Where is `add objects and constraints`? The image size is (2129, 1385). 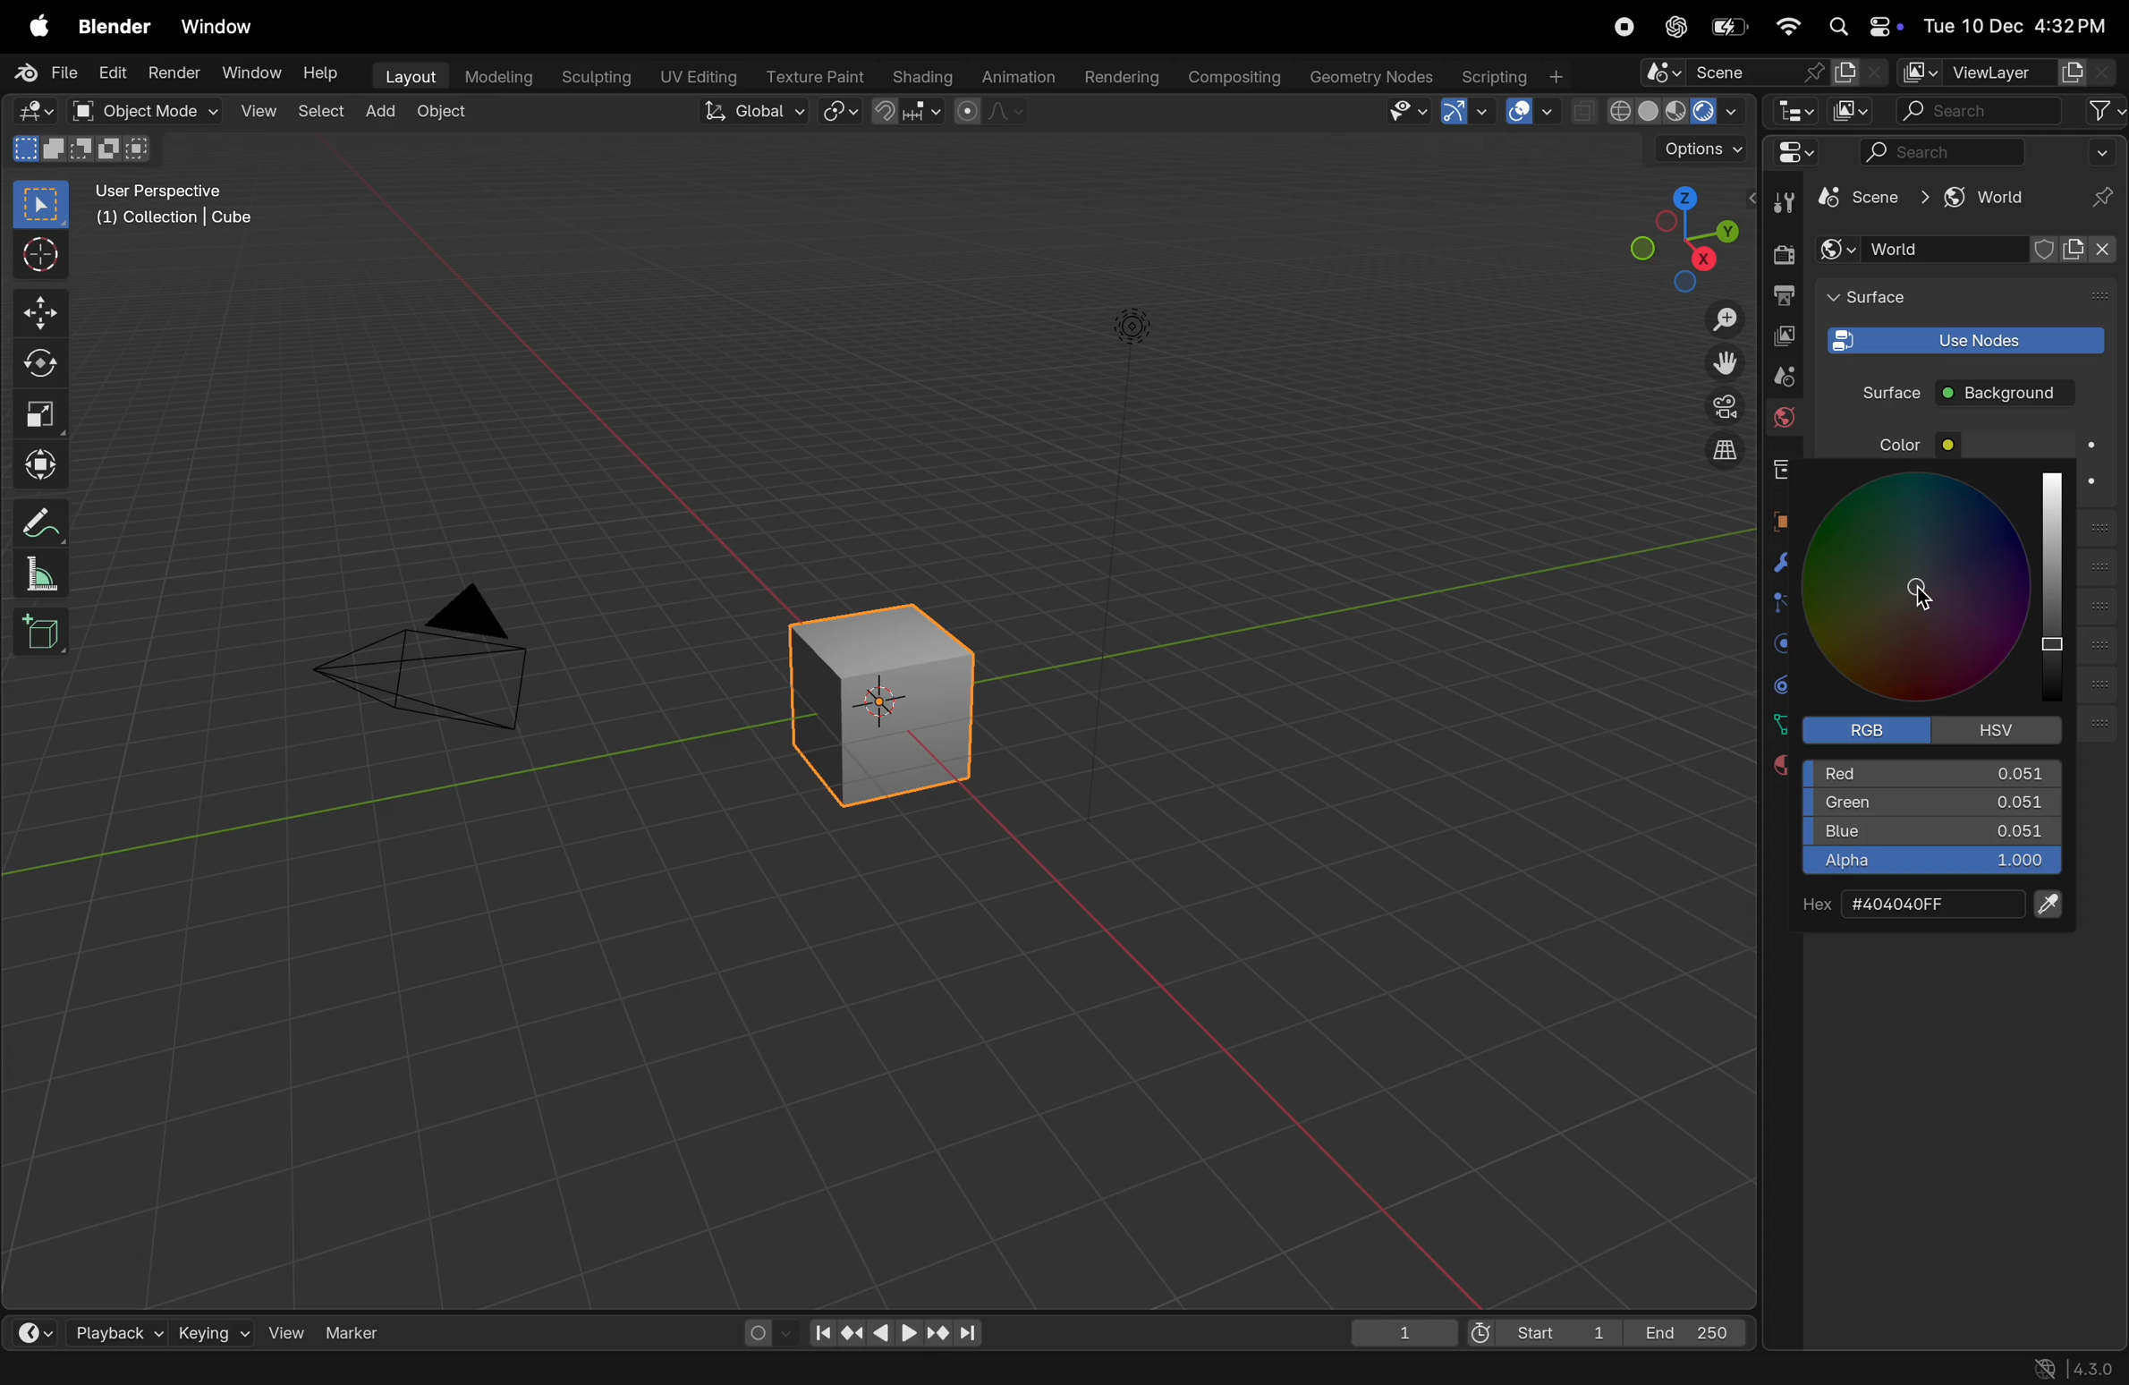
add objects and constraints is located at coordinates (1970, 250).